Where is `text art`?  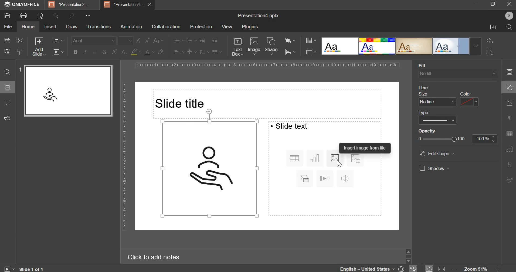 text art is located at coordinates (509, 165).